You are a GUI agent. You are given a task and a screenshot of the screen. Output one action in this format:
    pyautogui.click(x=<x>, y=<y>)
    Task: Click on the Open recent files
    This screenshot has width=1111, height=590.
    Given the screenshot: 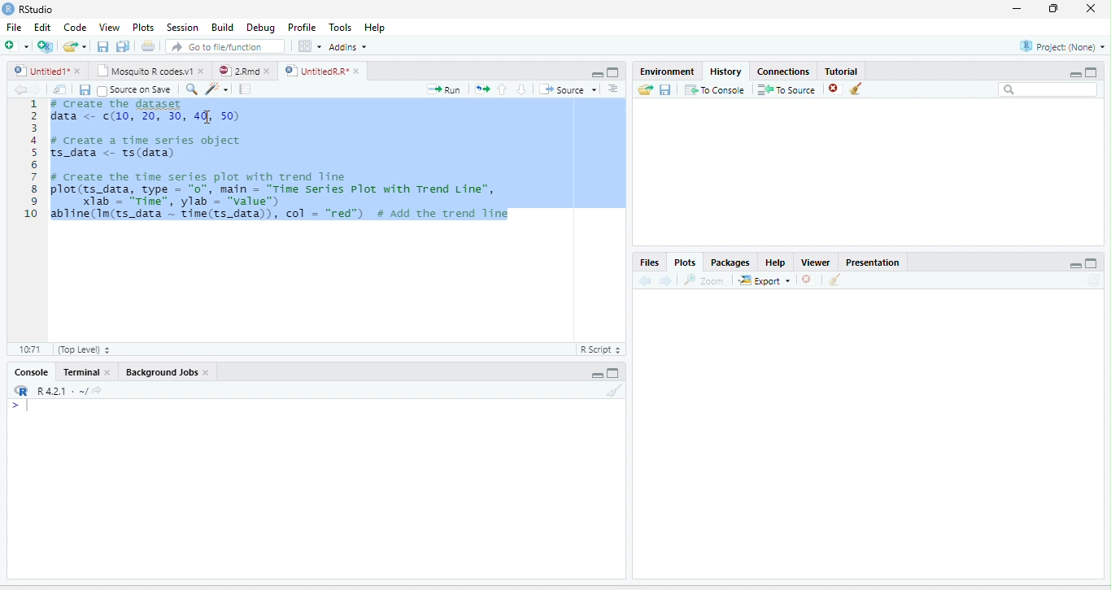 What is the action you would take?
    pyautogui.click(x=85, y=46)
    